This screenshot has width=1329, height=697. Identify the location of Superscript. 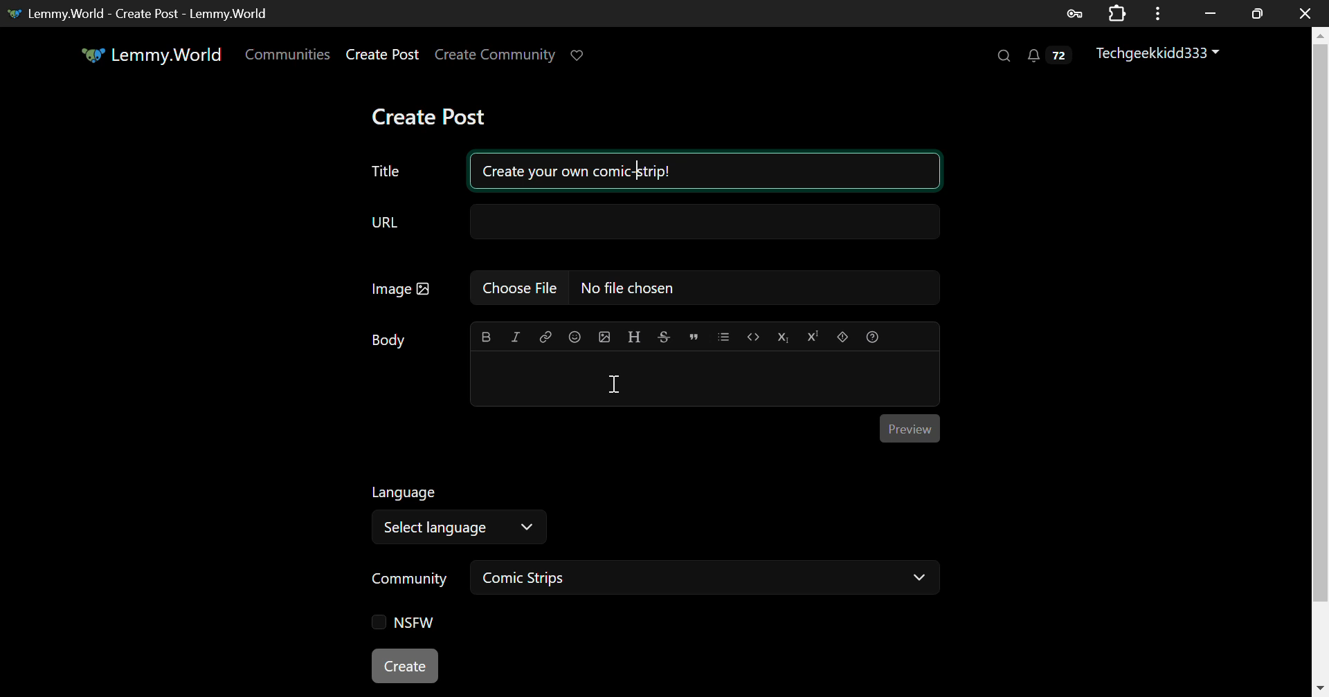
(813, 338).